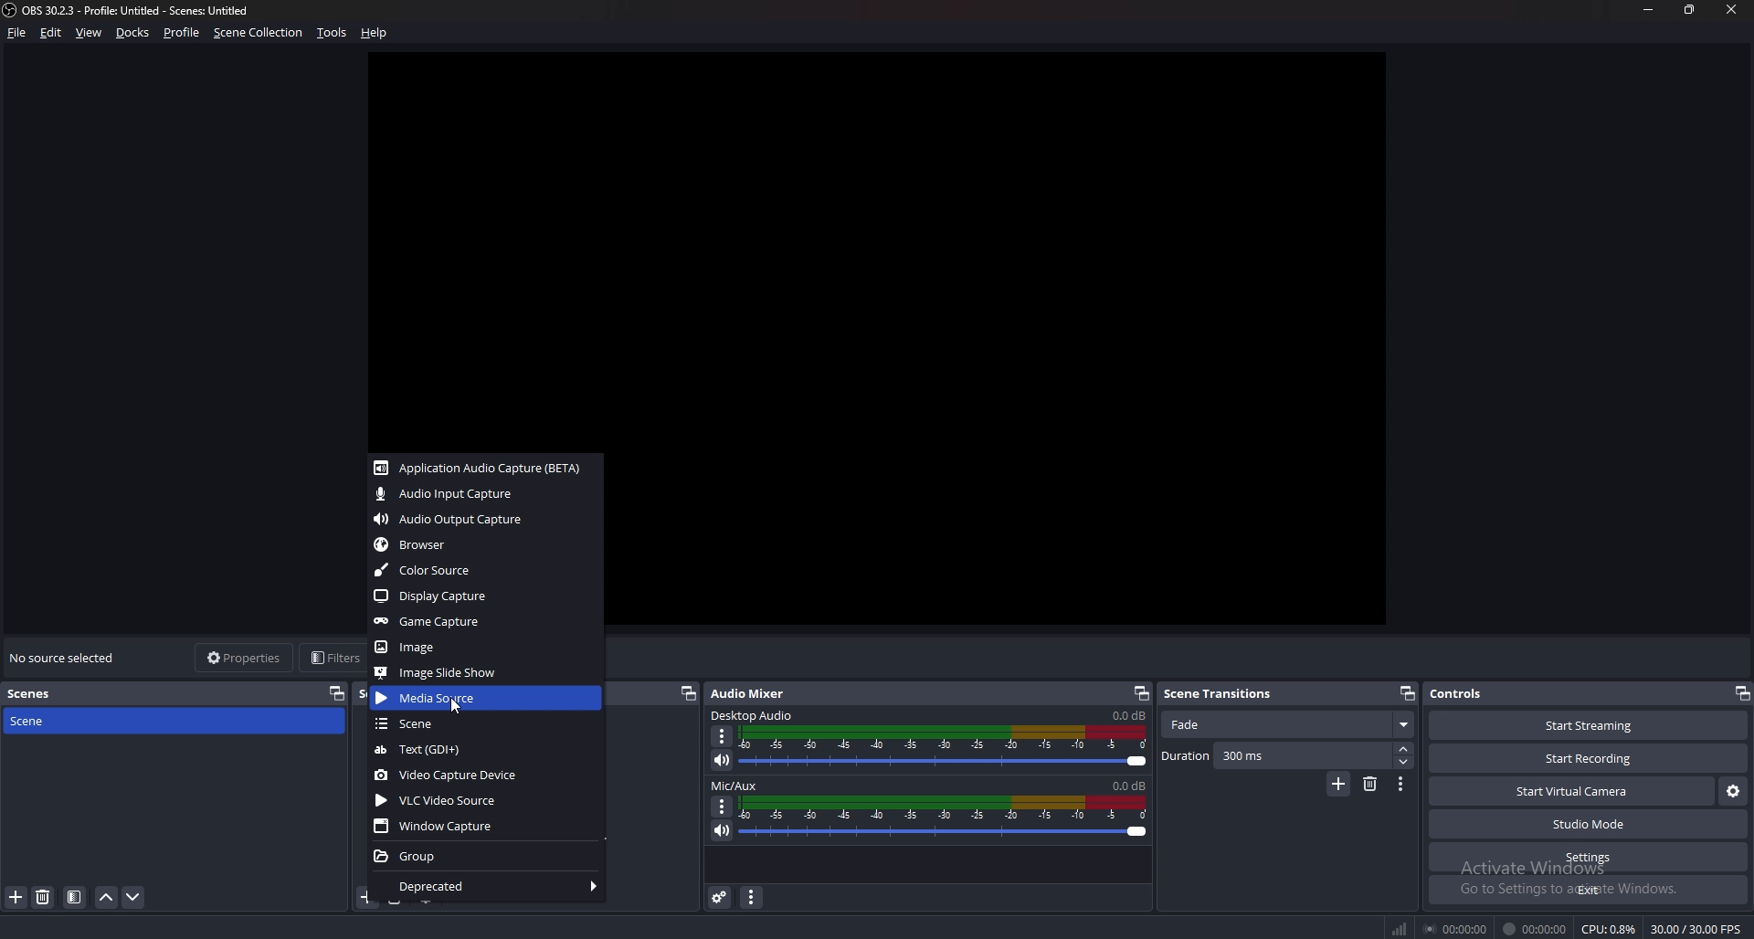 This screenshot has height=939, width=1754. I want to click on settings, so click(1586, 858).